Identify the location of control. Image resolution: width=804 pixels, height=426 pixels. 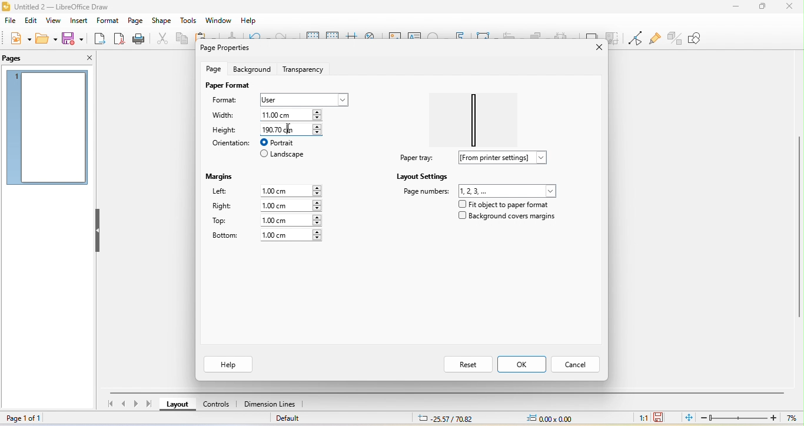
(217, 406).